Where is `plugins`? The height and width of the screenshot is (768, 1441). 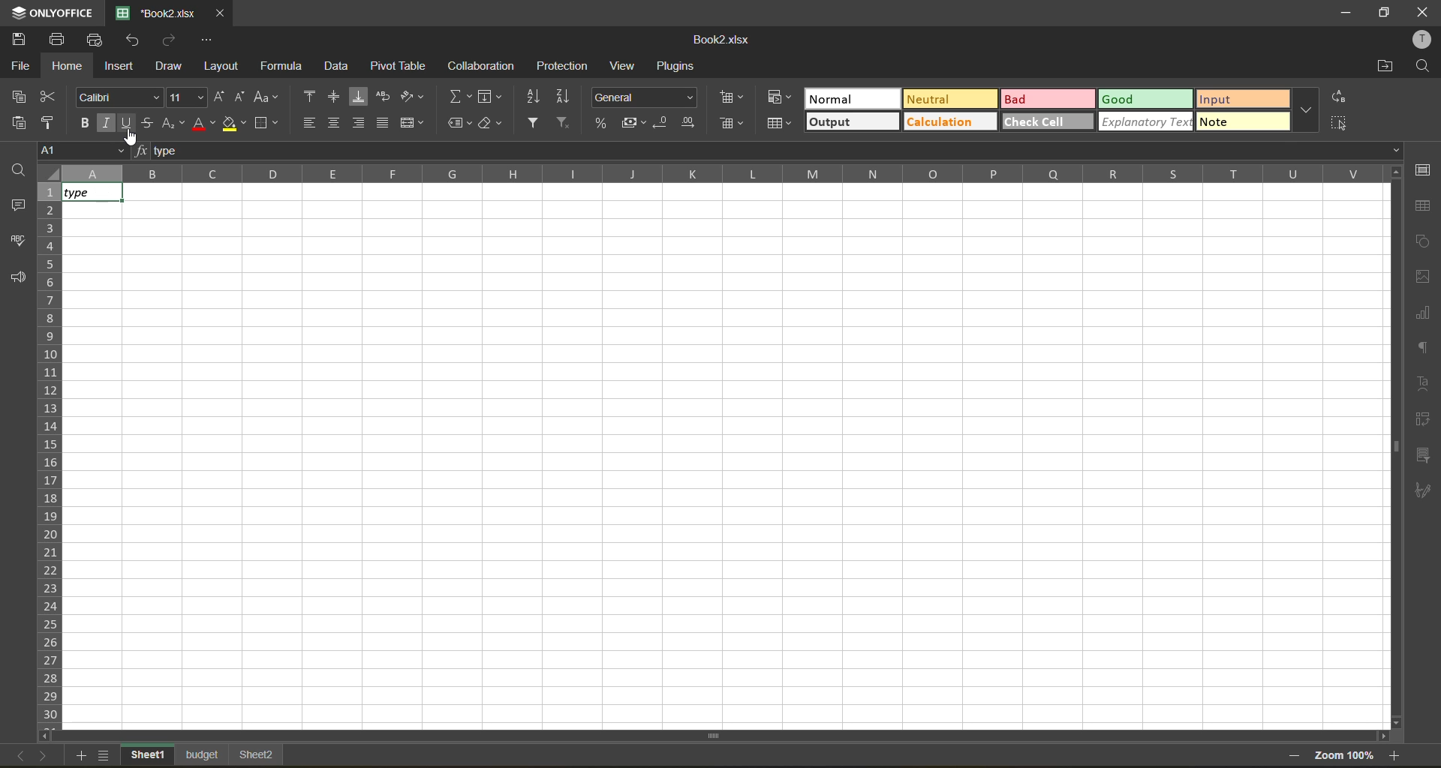 plugins is located at coordinates (678, 67).